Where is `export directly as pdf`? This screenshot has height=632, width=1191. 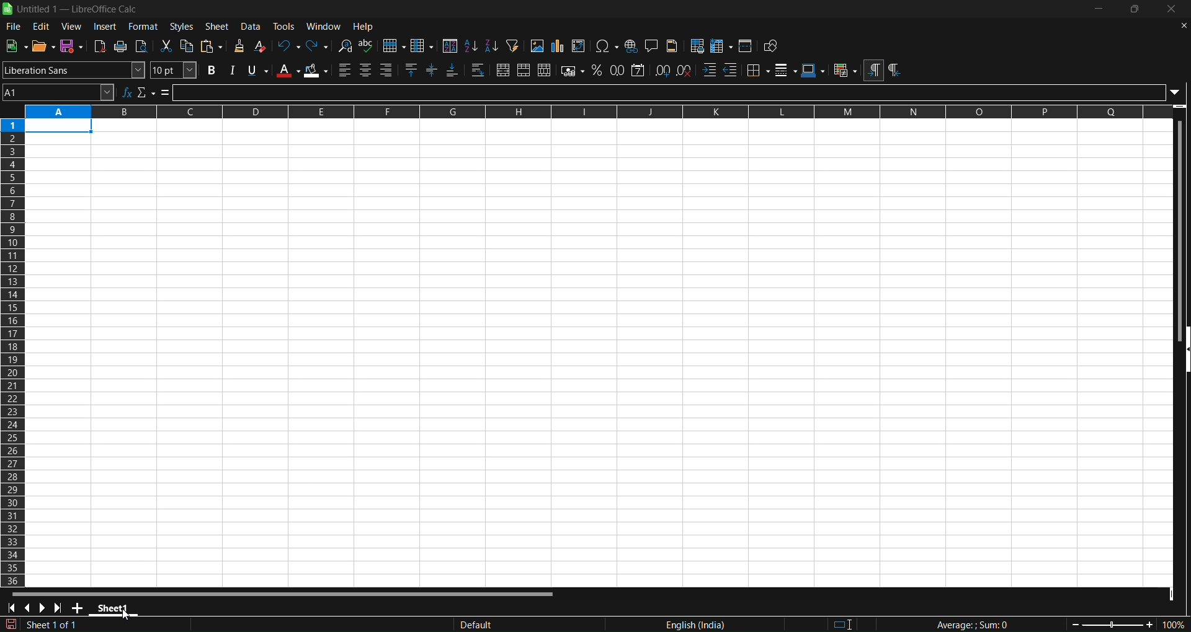 export directly as pdf is located at coordinates (101, 46).